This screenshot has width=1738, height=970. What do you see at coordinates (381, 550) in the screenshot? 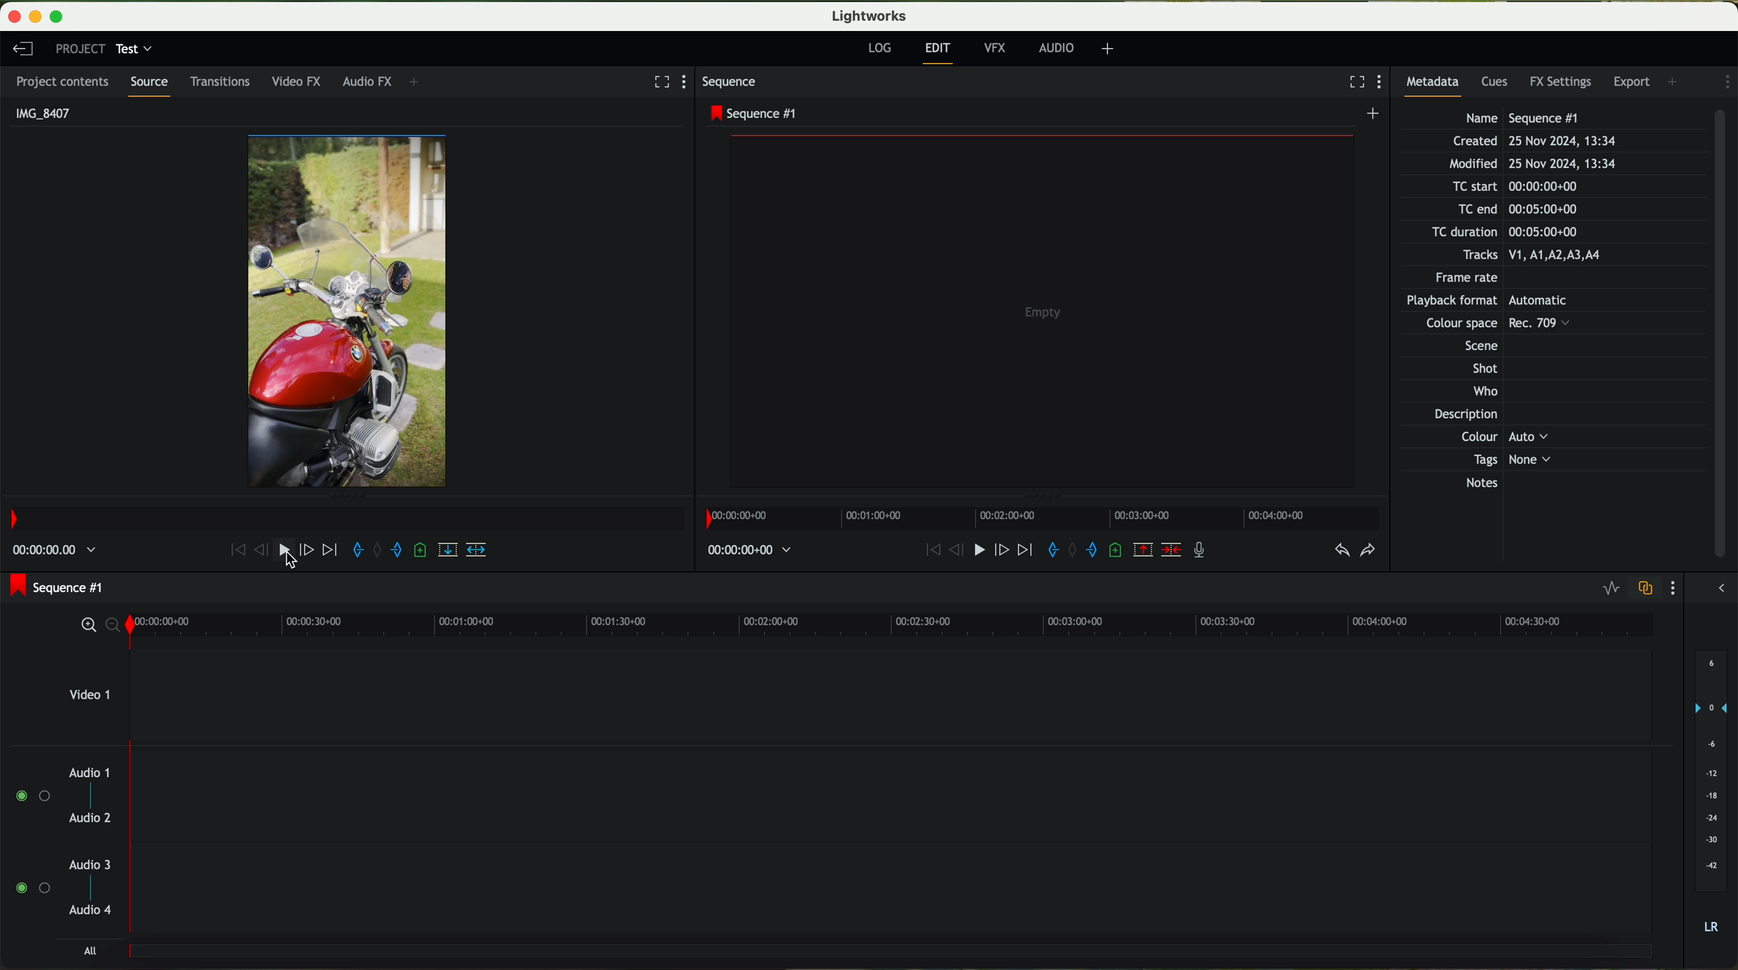
I see `clear marks` at bounding box center [381, 550].